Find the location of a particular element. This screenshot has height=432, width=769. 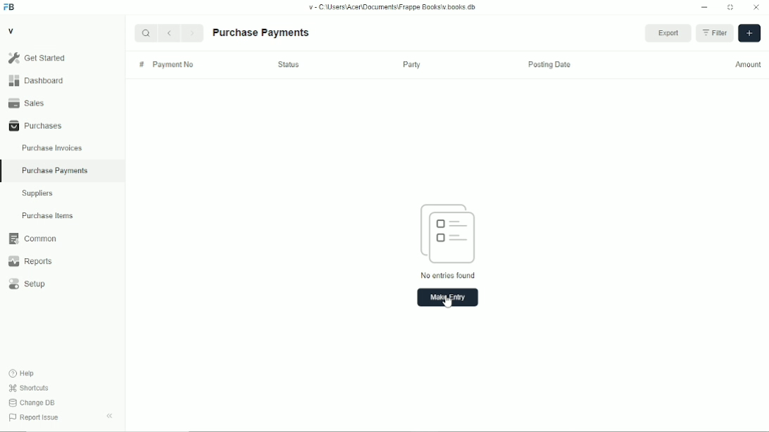

Purchase Items is located at coordinates (62, 215).